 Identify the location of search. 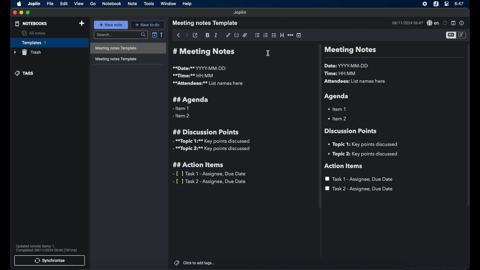
(120, 35).